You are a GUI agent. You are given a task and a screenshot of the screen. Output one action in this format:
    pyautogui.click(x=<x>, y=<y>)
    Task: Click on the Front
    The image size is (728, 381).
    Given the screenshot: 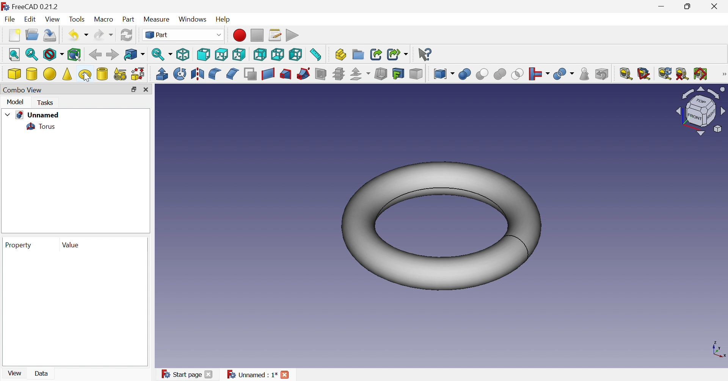 What is the action you would take?
    pyautogui.click(x=204, y=55)
    